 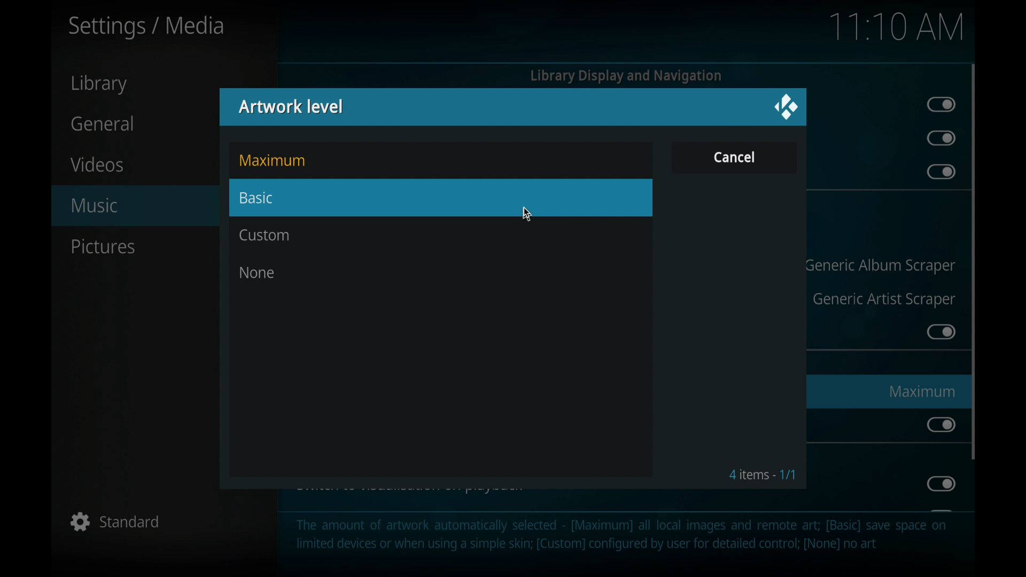 I want to click on toggle button, so click(x=941, y=172).